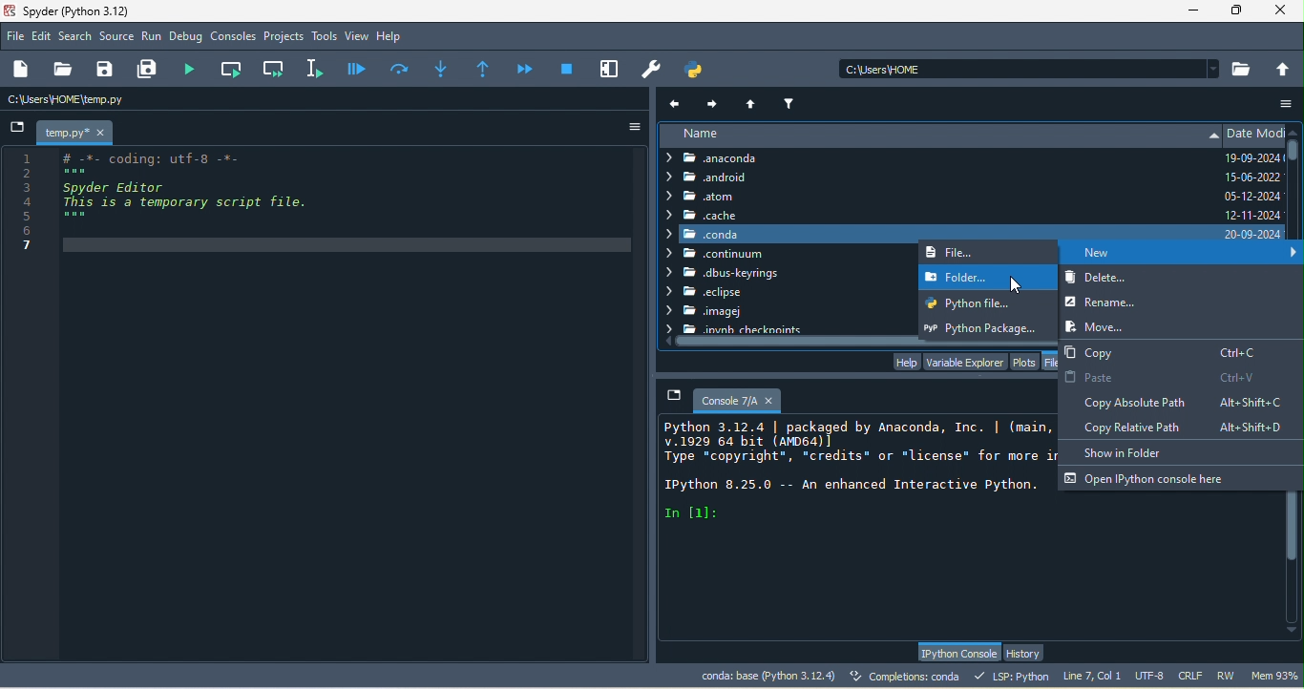 This screenshot has height=689, width=1304. I want to click on show in folder, so click(1133, 451).